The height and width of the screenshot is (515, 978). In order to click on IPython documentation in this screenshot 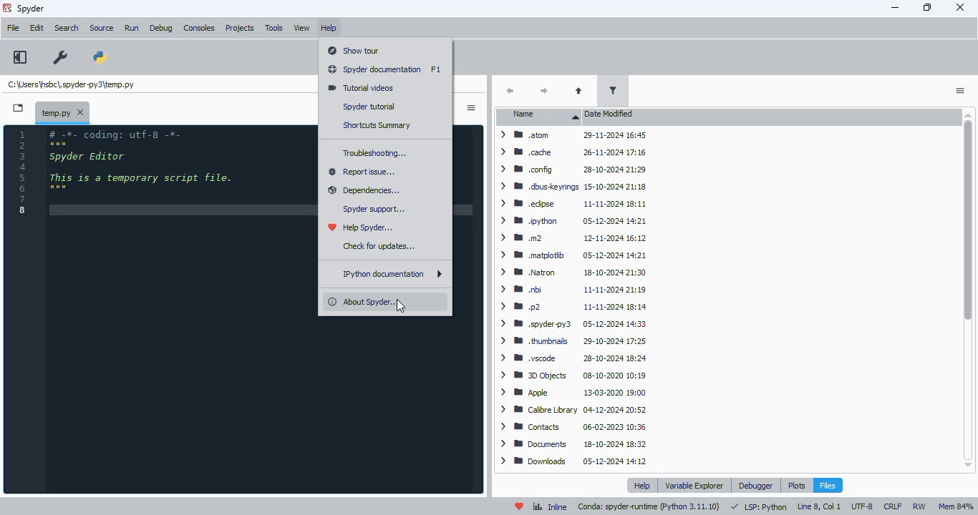, I will do `click(391, 273)`.